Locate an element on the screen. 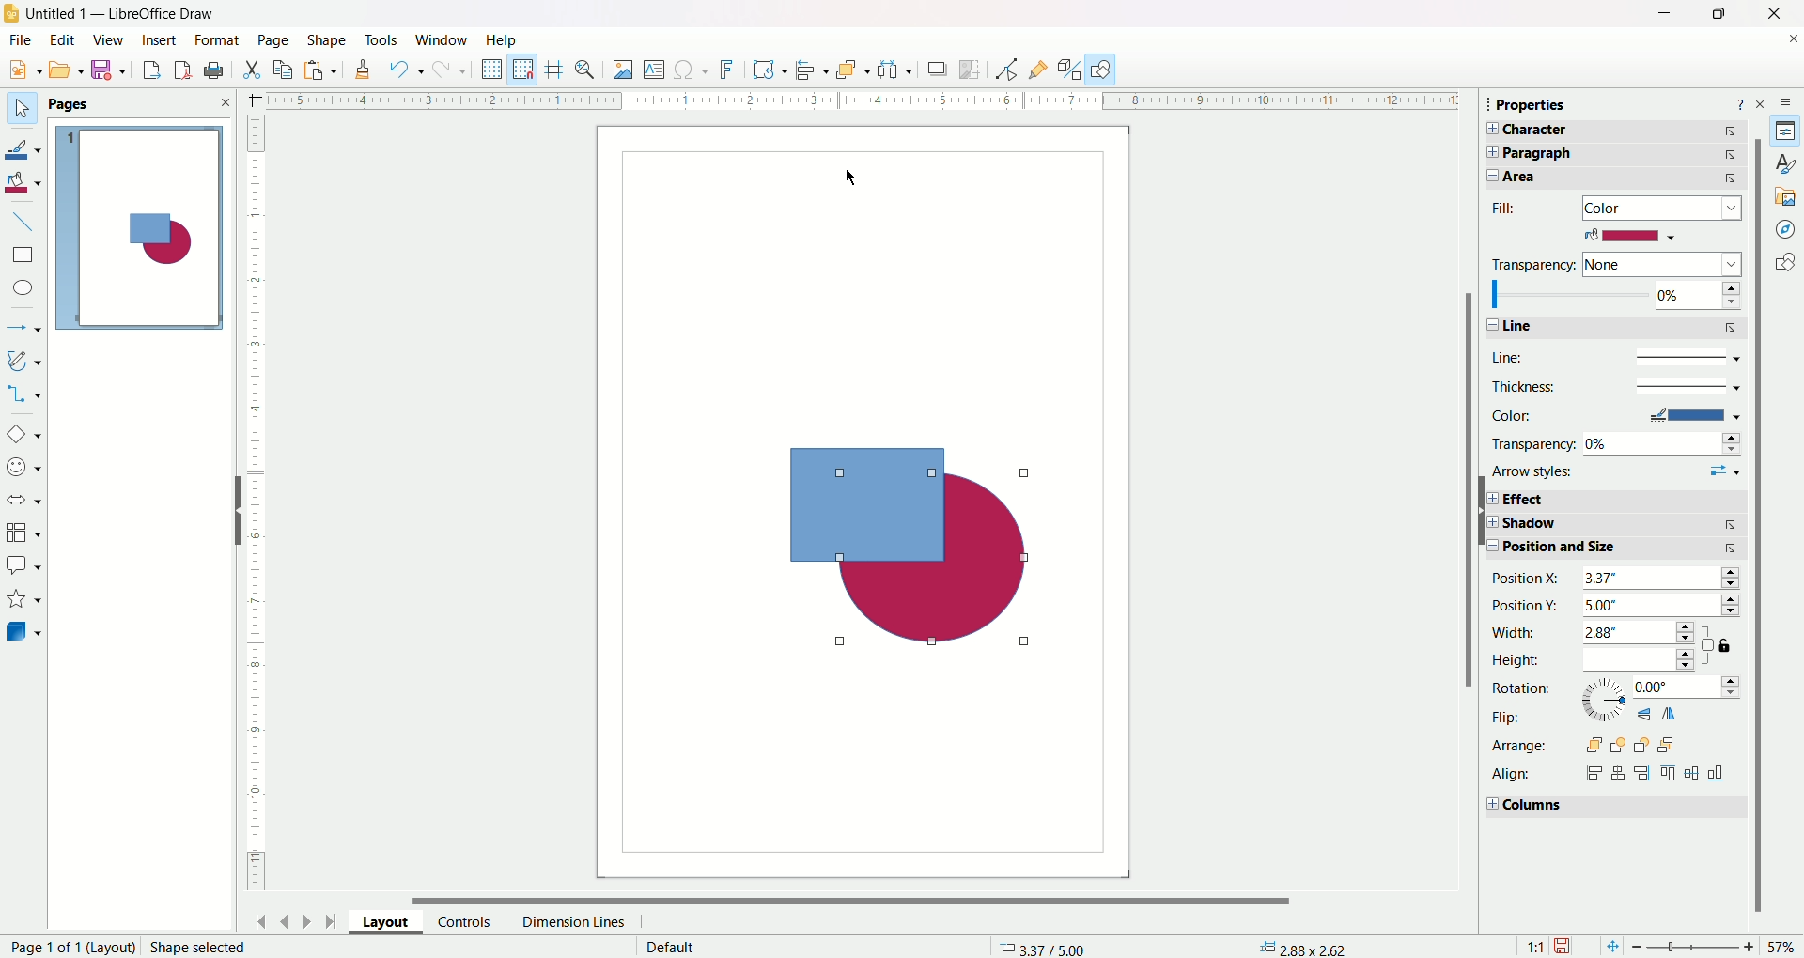 The image size is (1804, 958). shape is located at coordinates (323, 37).